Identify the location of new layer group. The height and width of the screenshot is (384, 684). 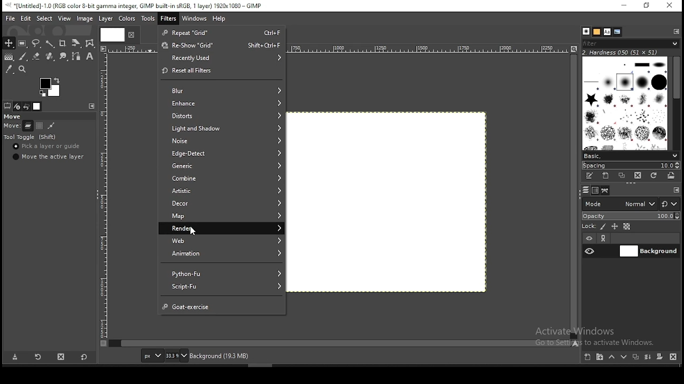
(602, 357).